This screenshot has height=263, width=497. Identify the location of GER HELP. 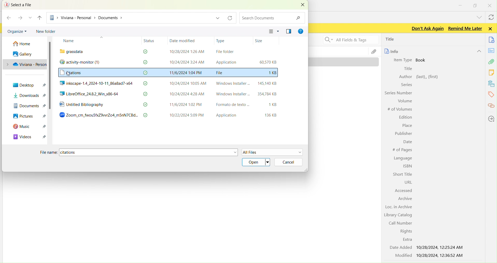
(302, 31).